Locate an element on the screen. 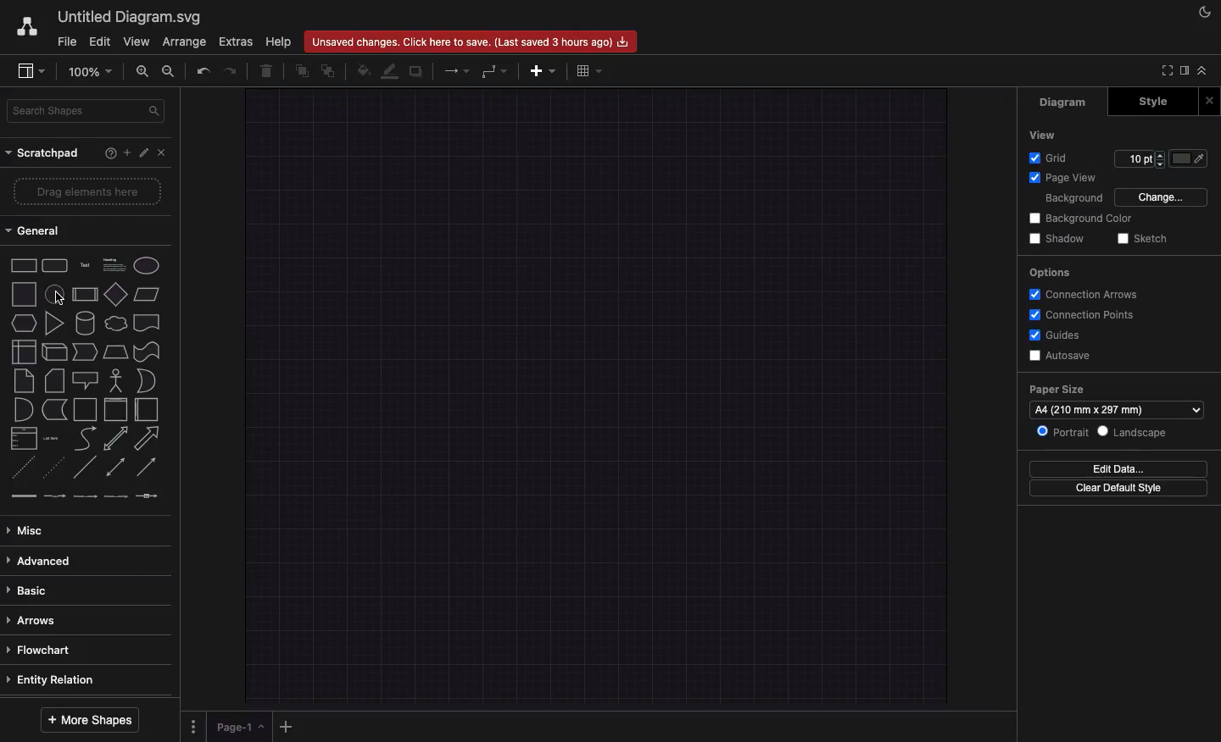 Image resolution: width=1221 pixels, height=742 pixels. Undo is located at coordinates (203, 69).